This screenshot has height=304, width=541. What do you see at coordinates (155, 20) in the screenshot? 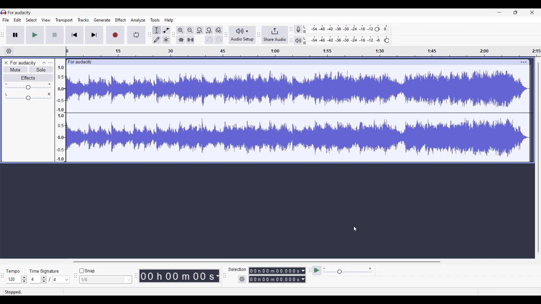
I see `Tools menu` at bounding box center [155, 20].